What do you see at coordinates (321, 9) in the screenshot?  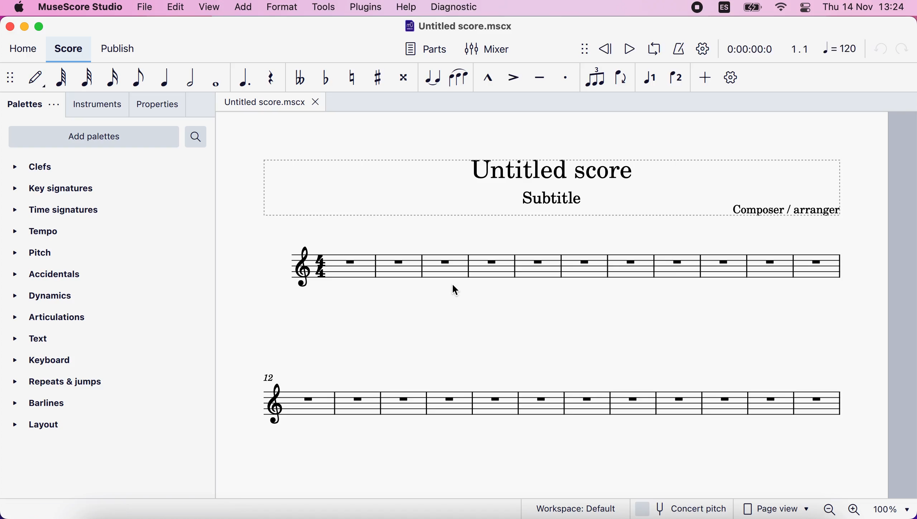 I see `tools` at bounding box center [321, 9].